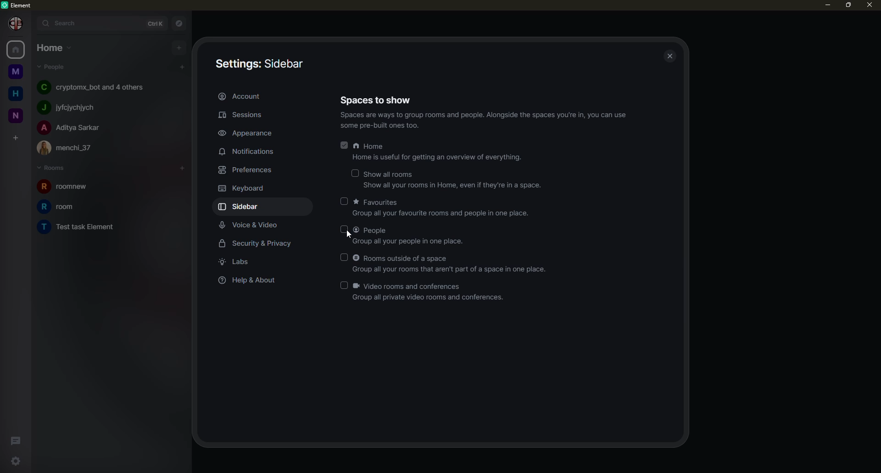 The image size is (881, 473). What do you see at coordinates (249, 281) in the screenshot?
I see `help & about` at bounding box center [249, 281].